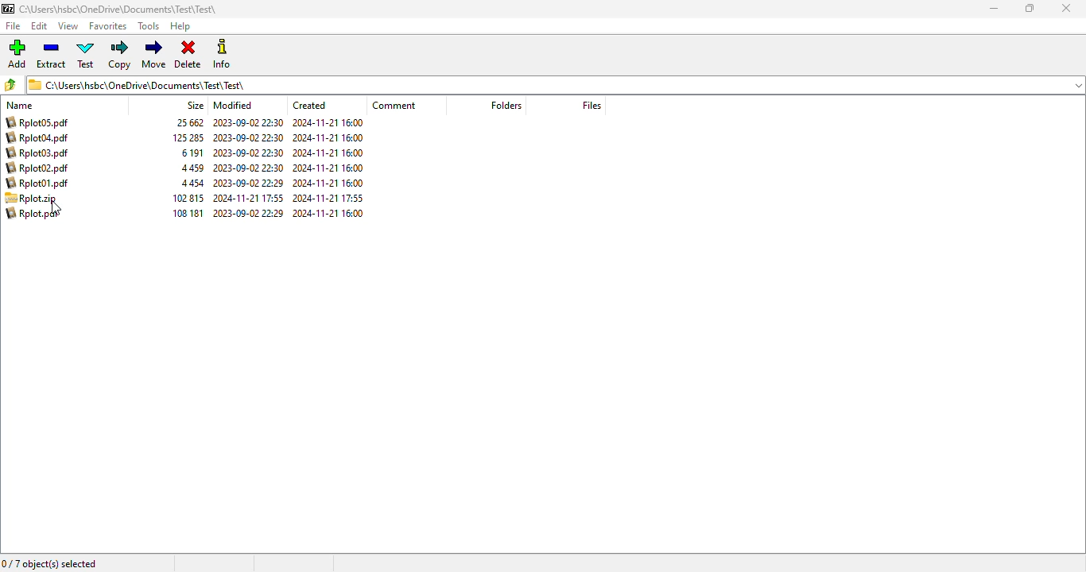 The width and height of the screenshot is (1086, 572). Describe the element at coordinates (188, 214) in the screenshot. I see `108181` at that location.